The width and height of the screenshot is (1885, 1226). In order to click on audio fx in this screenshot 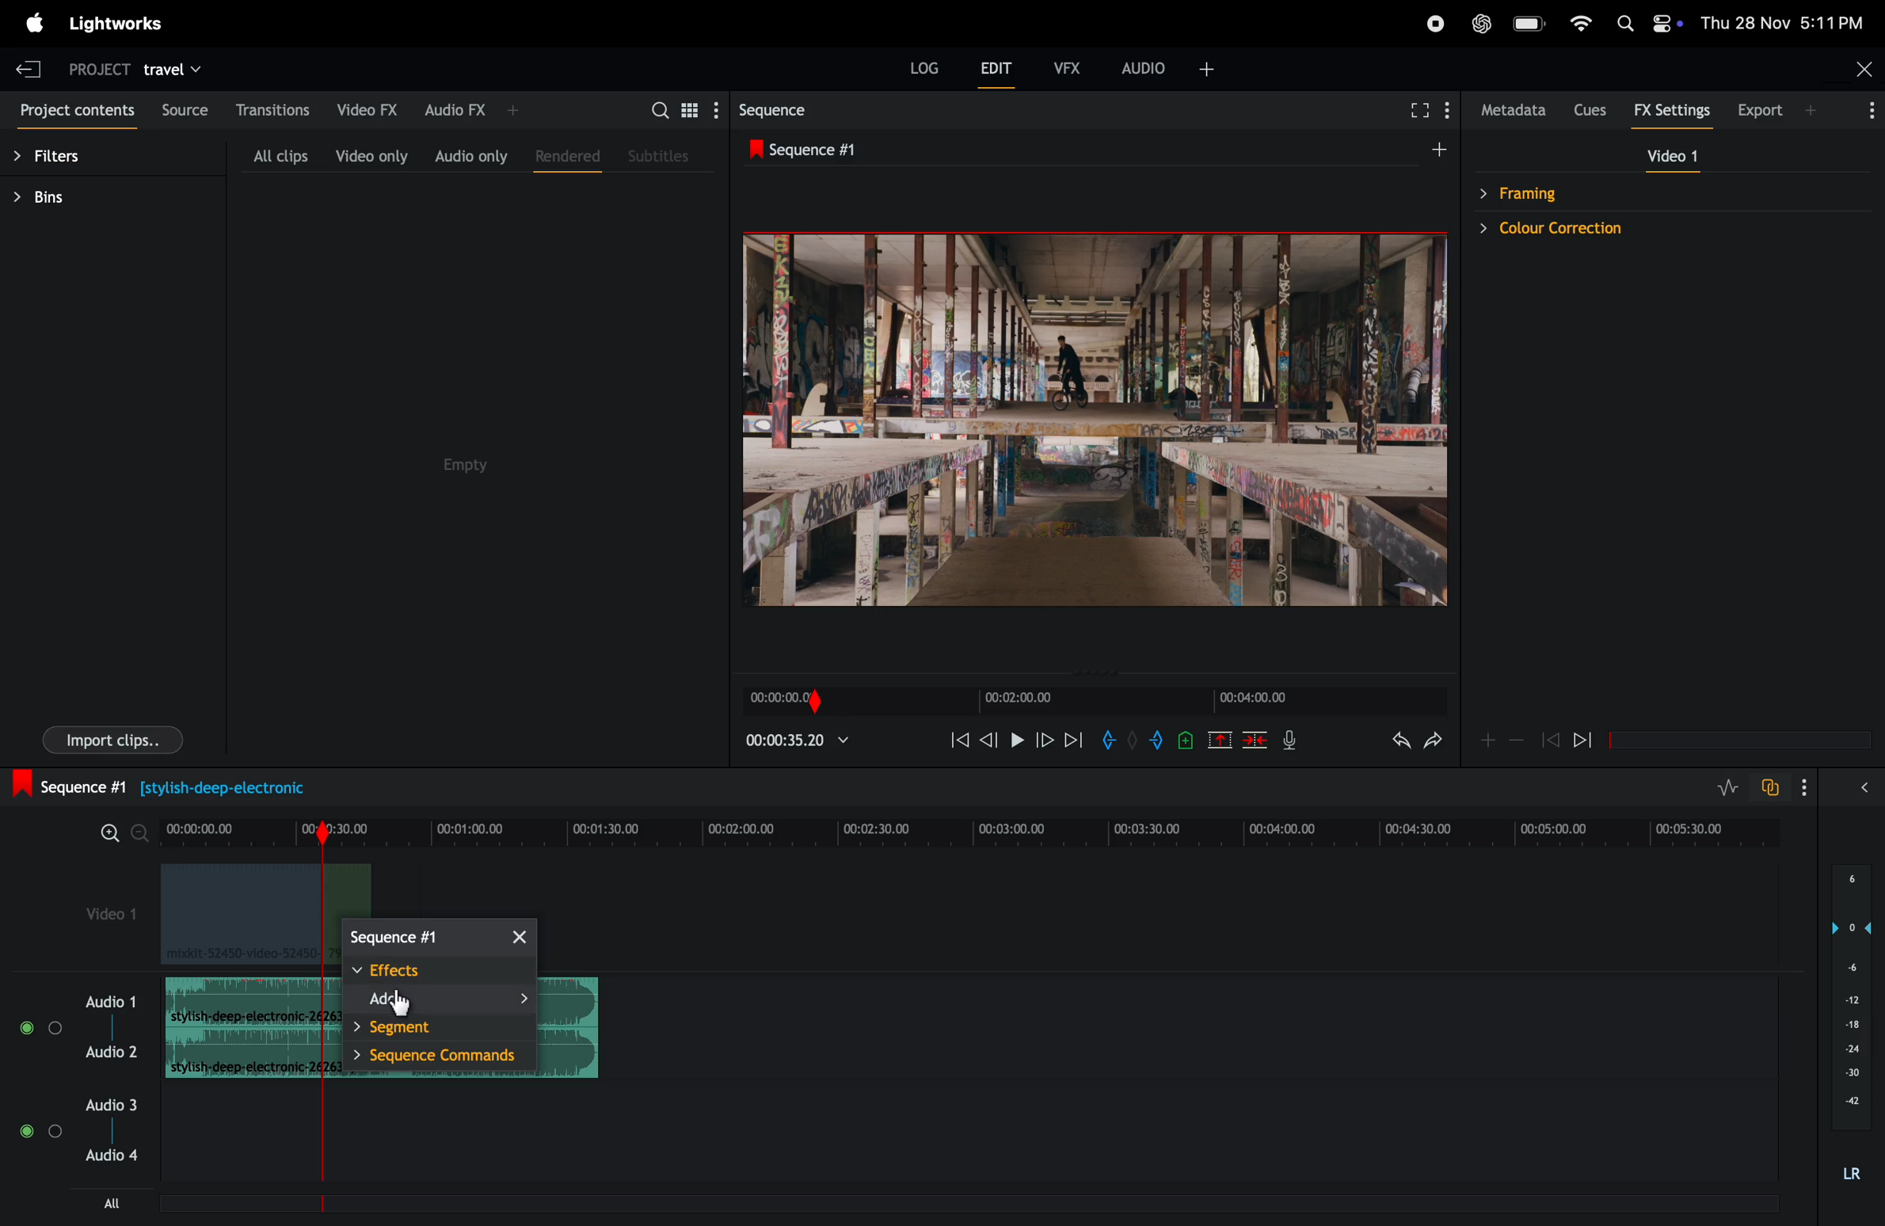, I will do `click(482, 105)`.